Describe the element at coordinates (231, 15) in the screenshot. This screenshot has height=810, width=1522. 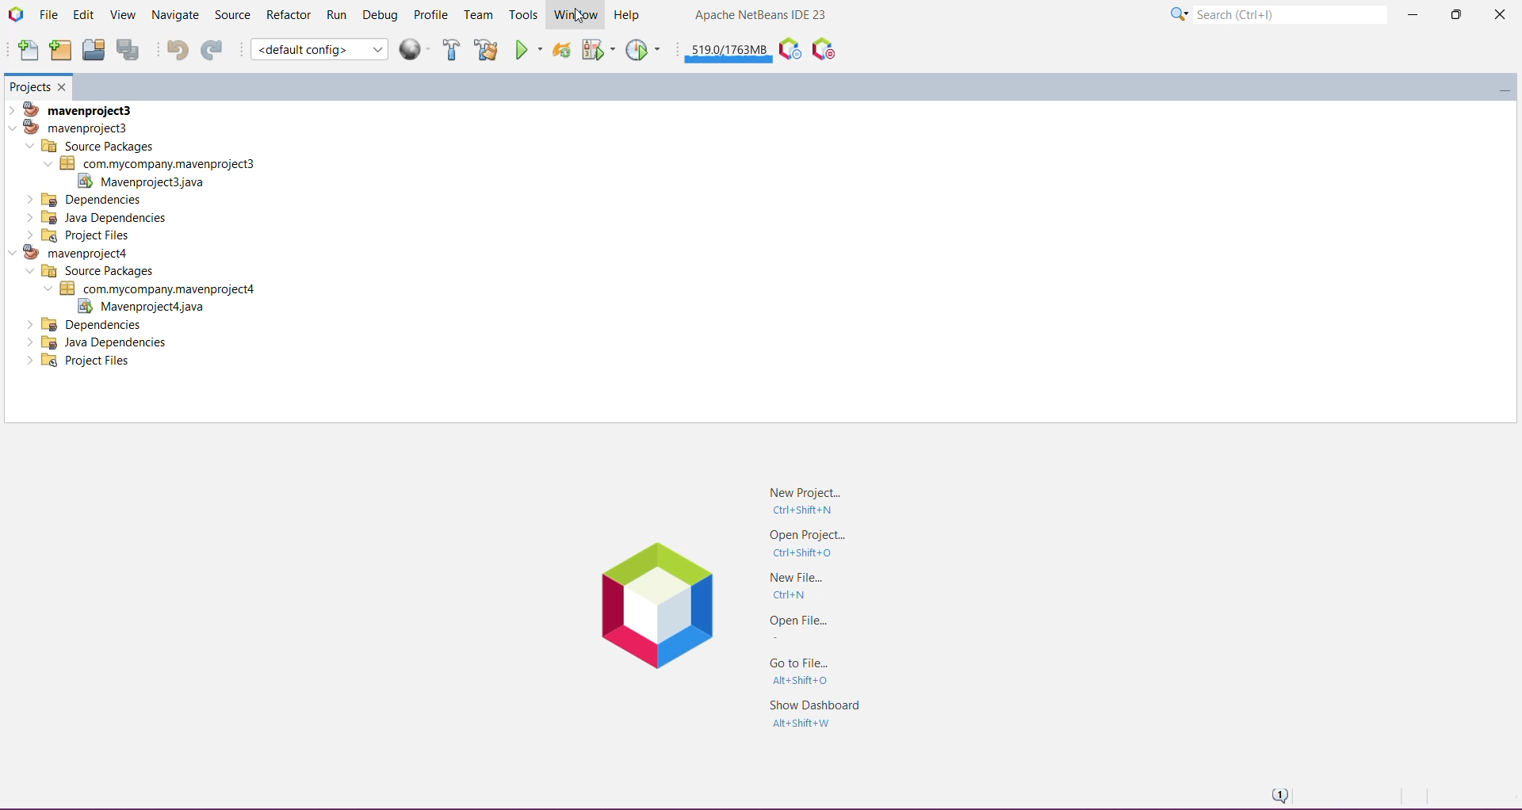
I see `Source` at that location.